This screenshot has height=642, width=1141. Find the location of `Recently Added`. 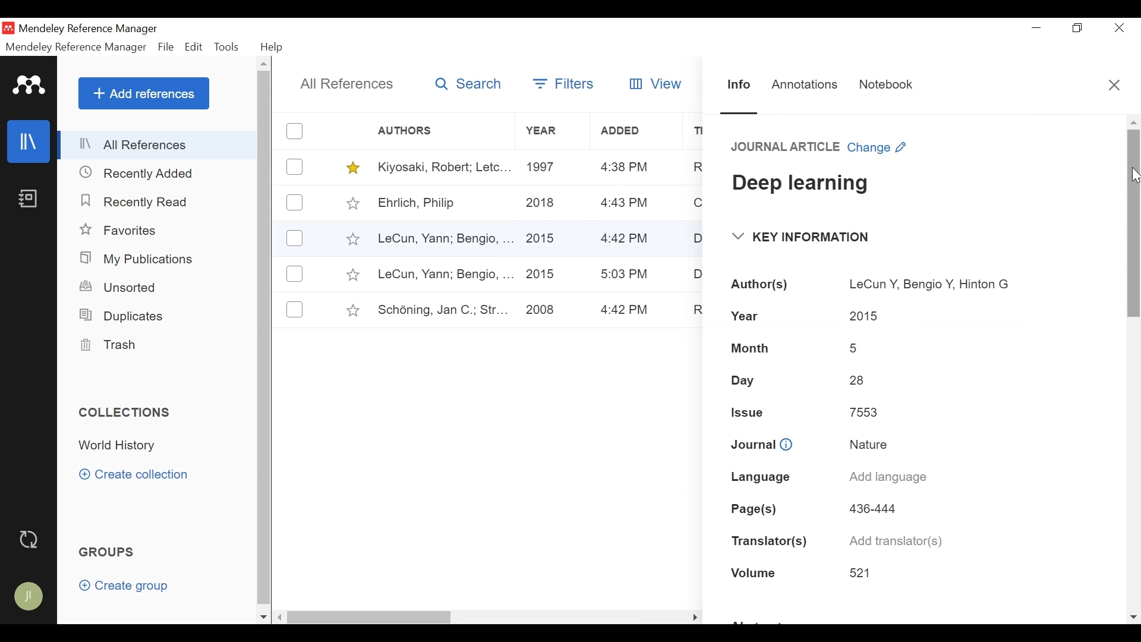

Recently Added is located at coordinates (142, 172).